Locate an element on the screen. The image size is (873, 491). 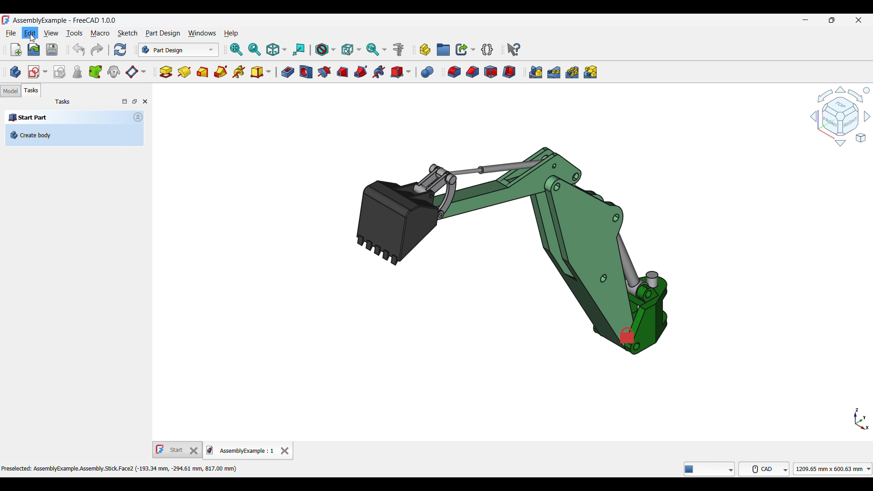
Isometric options is located at coordinates (276, 50).